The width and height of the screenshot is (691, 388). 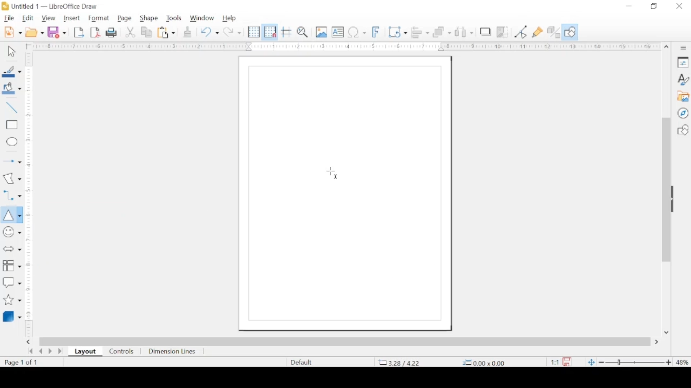 What do you see at coordinates (554, 32) in the screenshot?
I see `toggle extrusion` at bounding box center [554, 32].